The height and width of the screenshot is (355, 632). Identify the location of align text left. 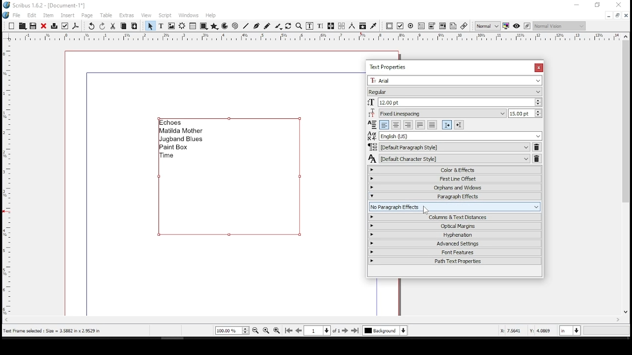
(383, 125).